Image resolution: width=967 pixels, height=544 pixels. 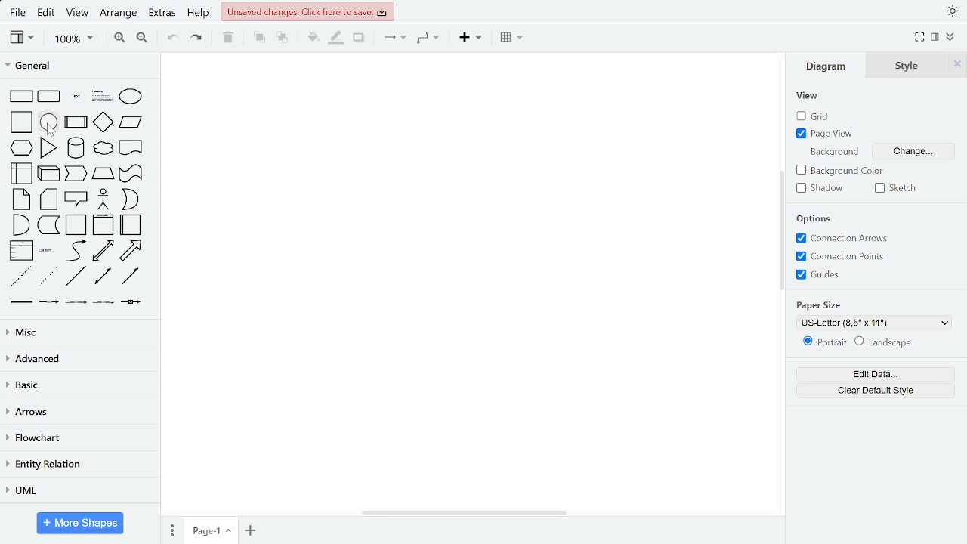 What do you see at coordinates (258, 38) in the screenshot?
I see `to front` at bounding box center [258, 38].